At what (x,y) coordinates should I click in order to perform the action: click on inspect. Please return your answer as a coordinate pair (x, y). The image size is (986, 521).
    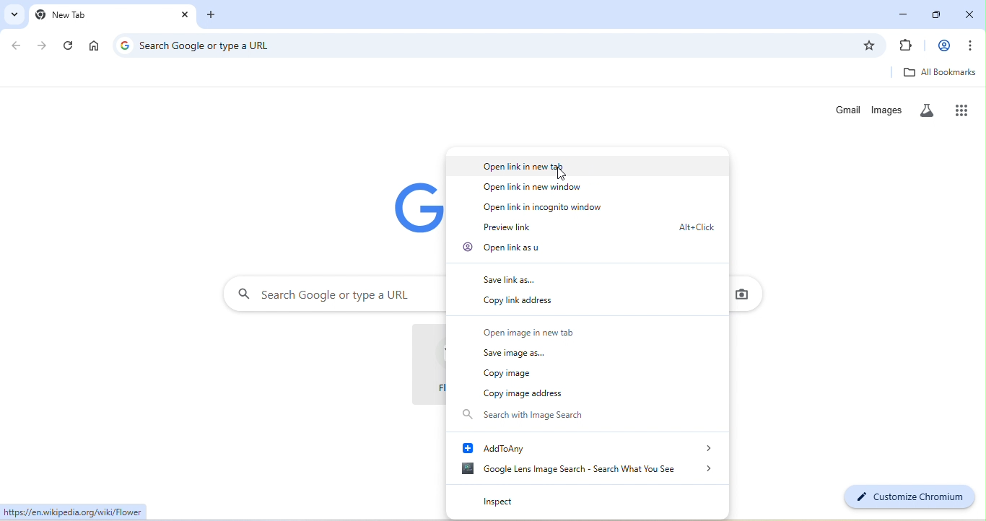
    Looking at the image, I should click on (526, 500).